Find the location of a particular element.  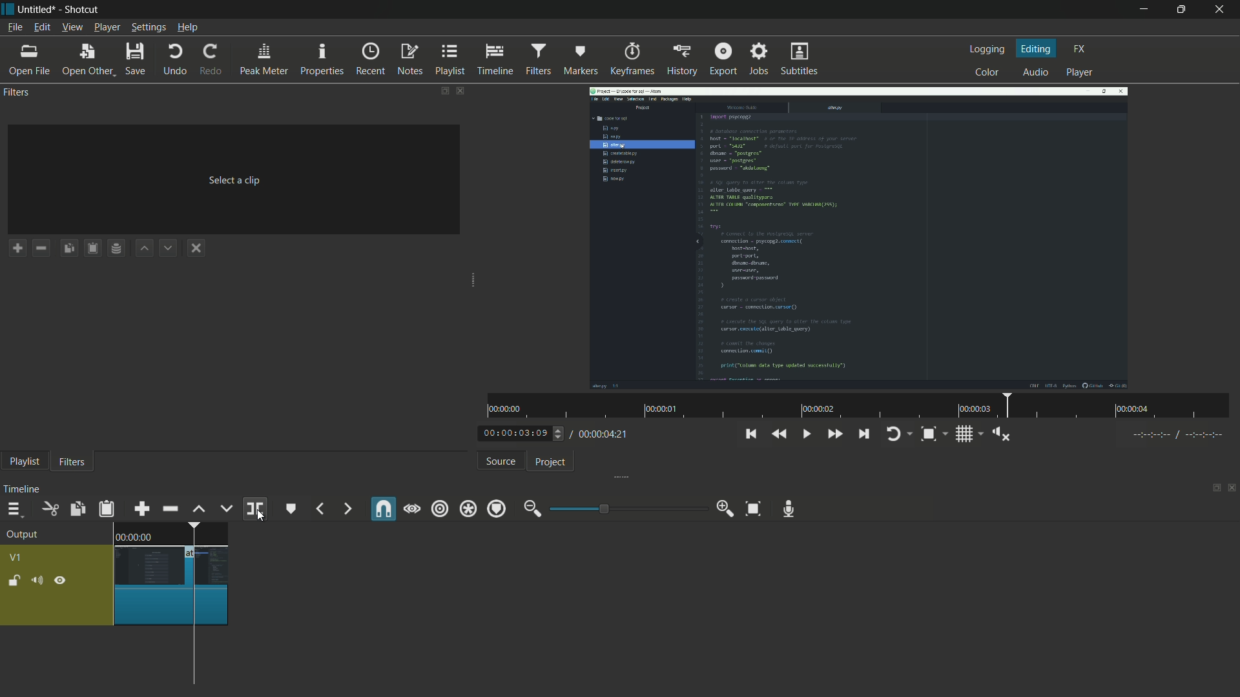

timeline is located at coordinates (24, 488).